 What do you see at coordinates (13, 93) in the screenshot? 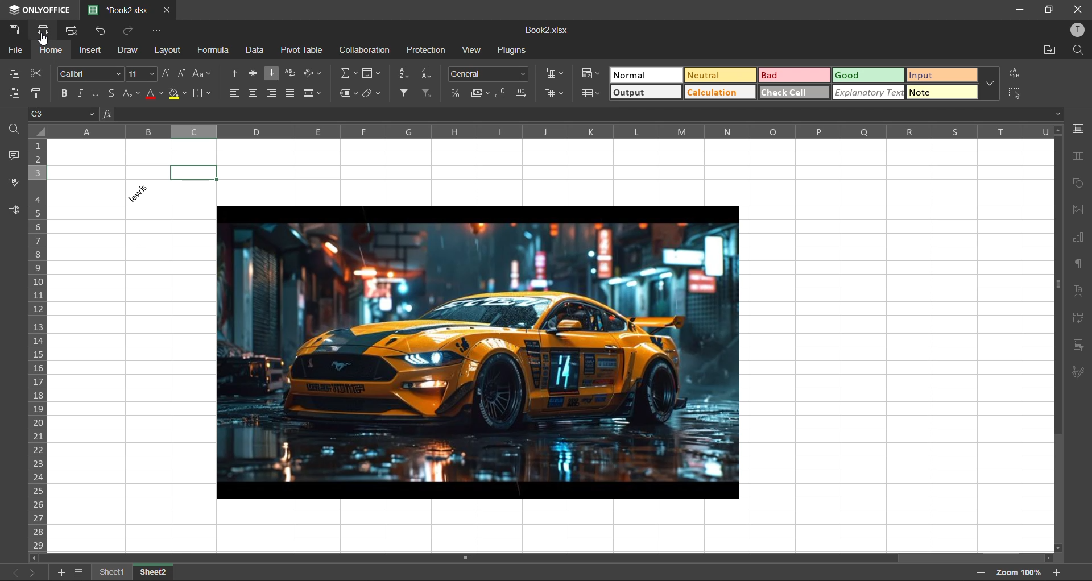
I see `paste` at bounding box center [13, 93].